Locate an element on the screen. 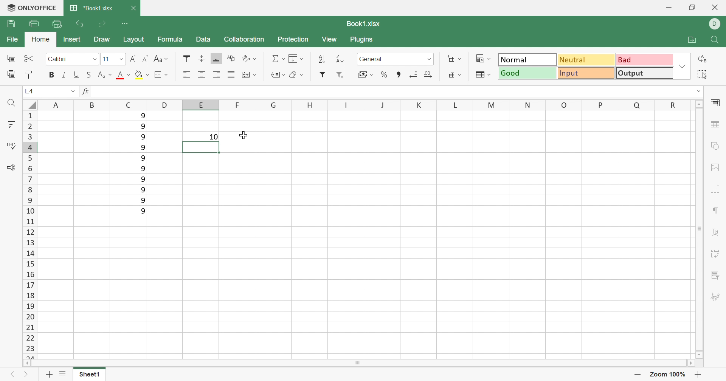 The height and width of the screenshot is (381, 726). cell settings is located at coordinates (716, 104).